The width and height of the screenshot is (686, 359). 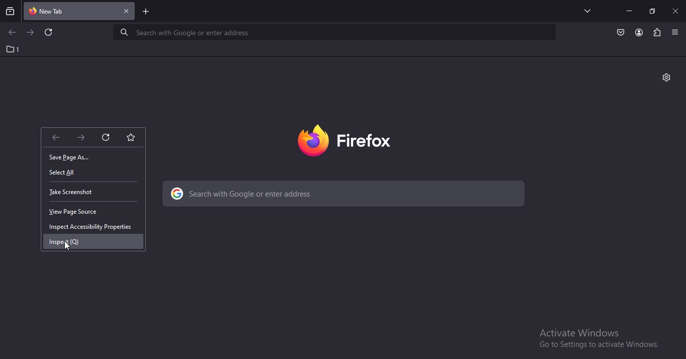 What do you see at coordinates (652, 11) in the screenshot?
I see `restore tab` at bounding box center [652, 11].